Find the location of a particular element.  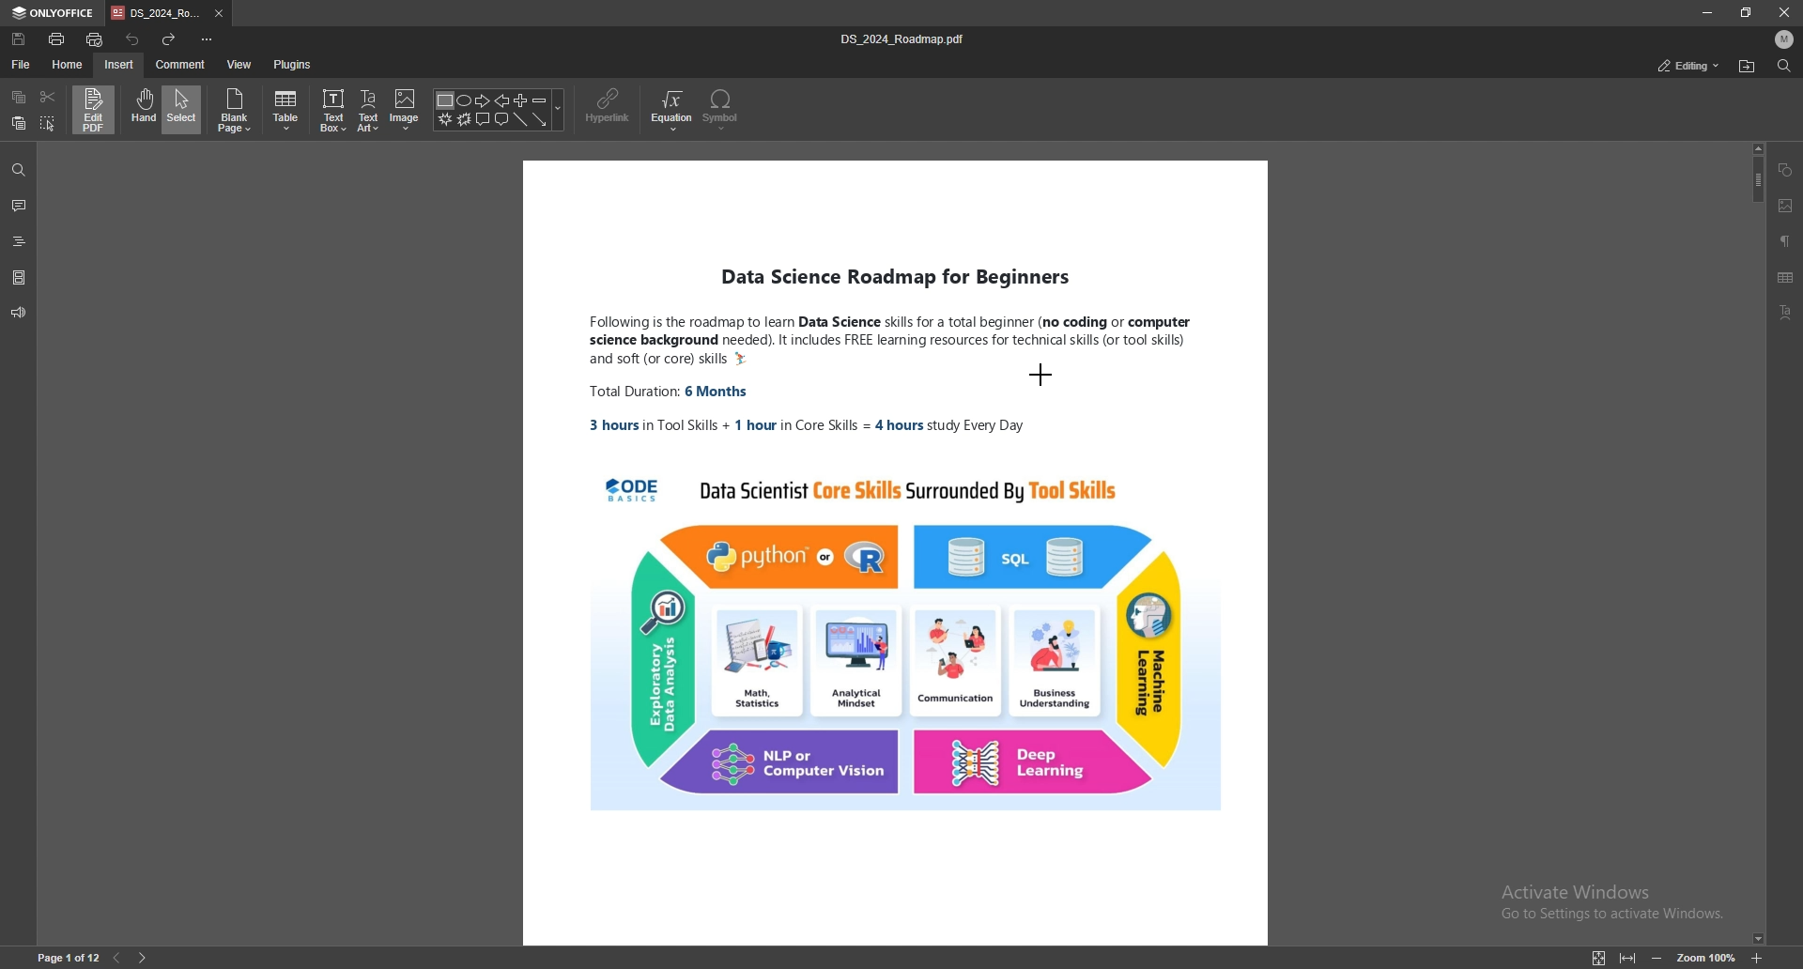

select is located at coordinates (183, 109).